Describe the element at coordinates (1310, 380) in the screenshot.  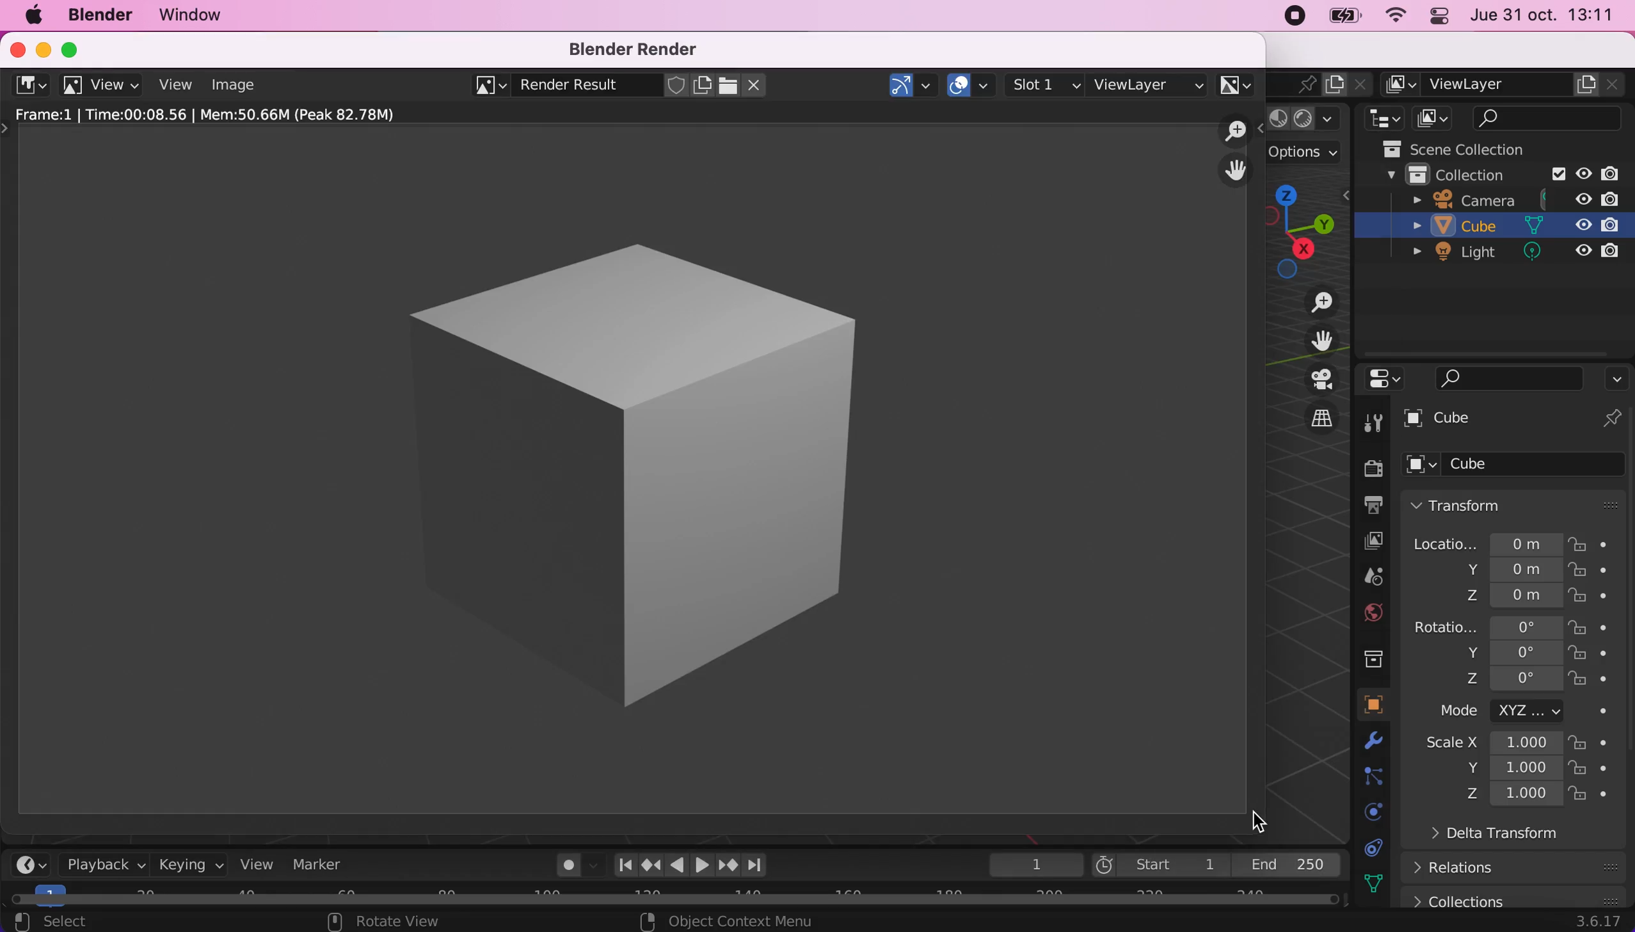
I see `toggle the camera view` at that location.